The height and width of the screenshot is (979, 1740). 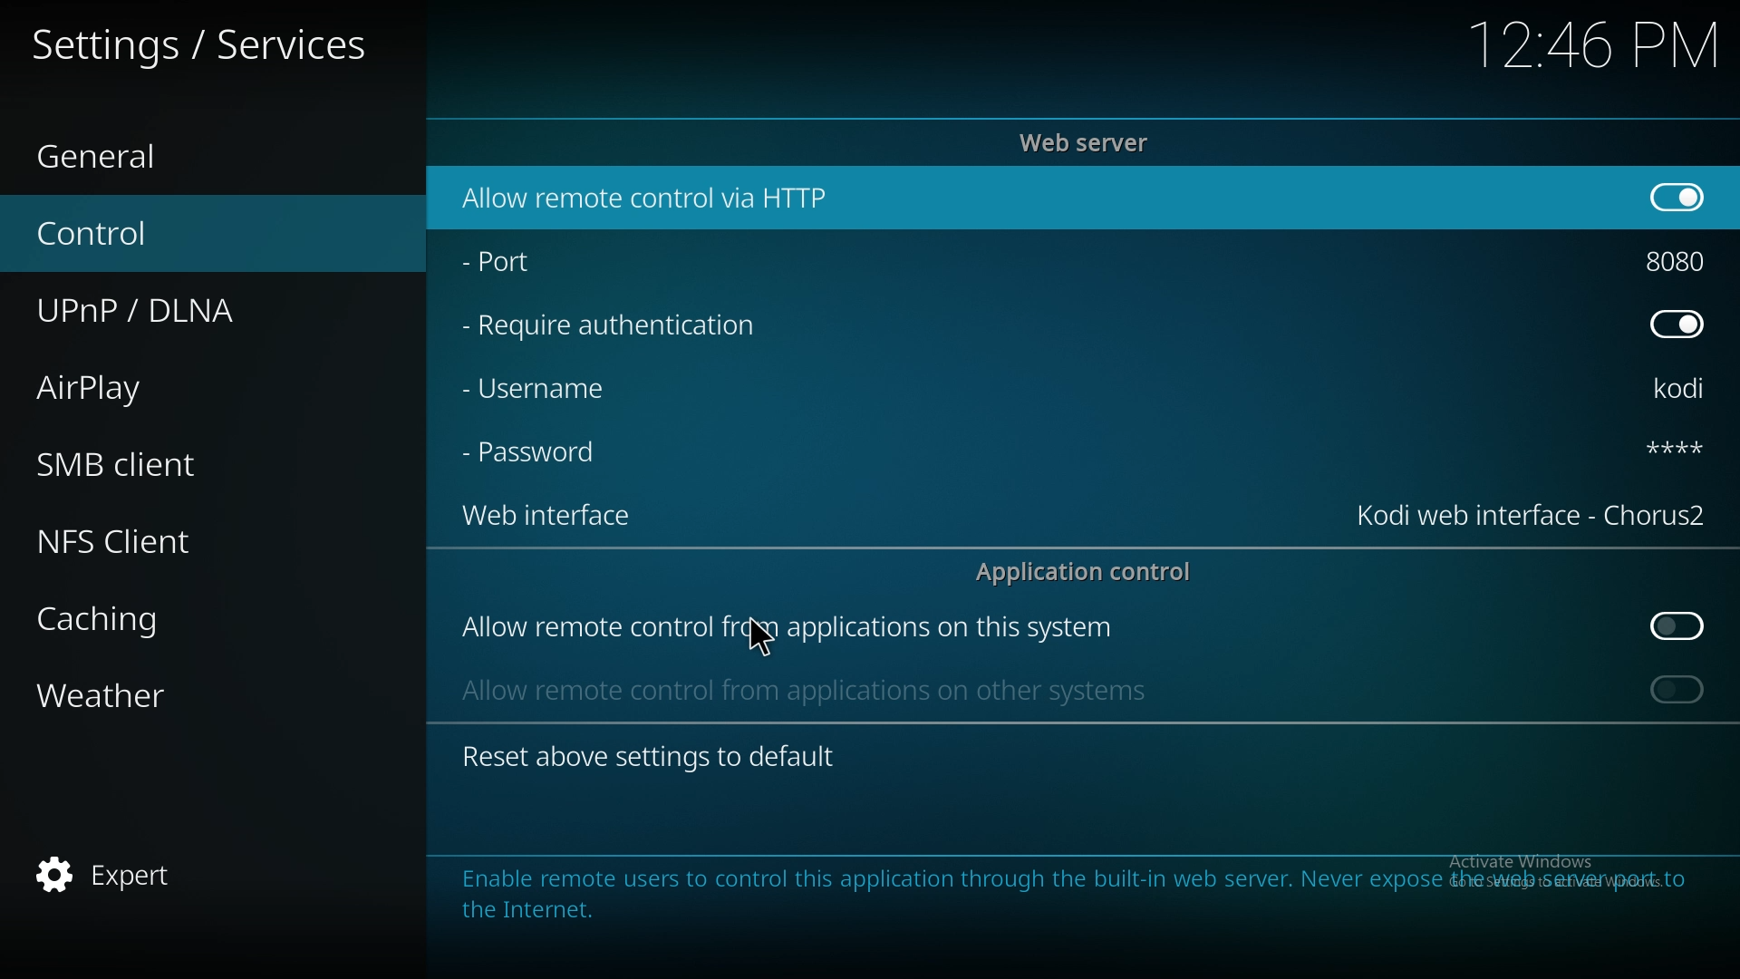 I want to click on cursor, so click(x=768, y=639).